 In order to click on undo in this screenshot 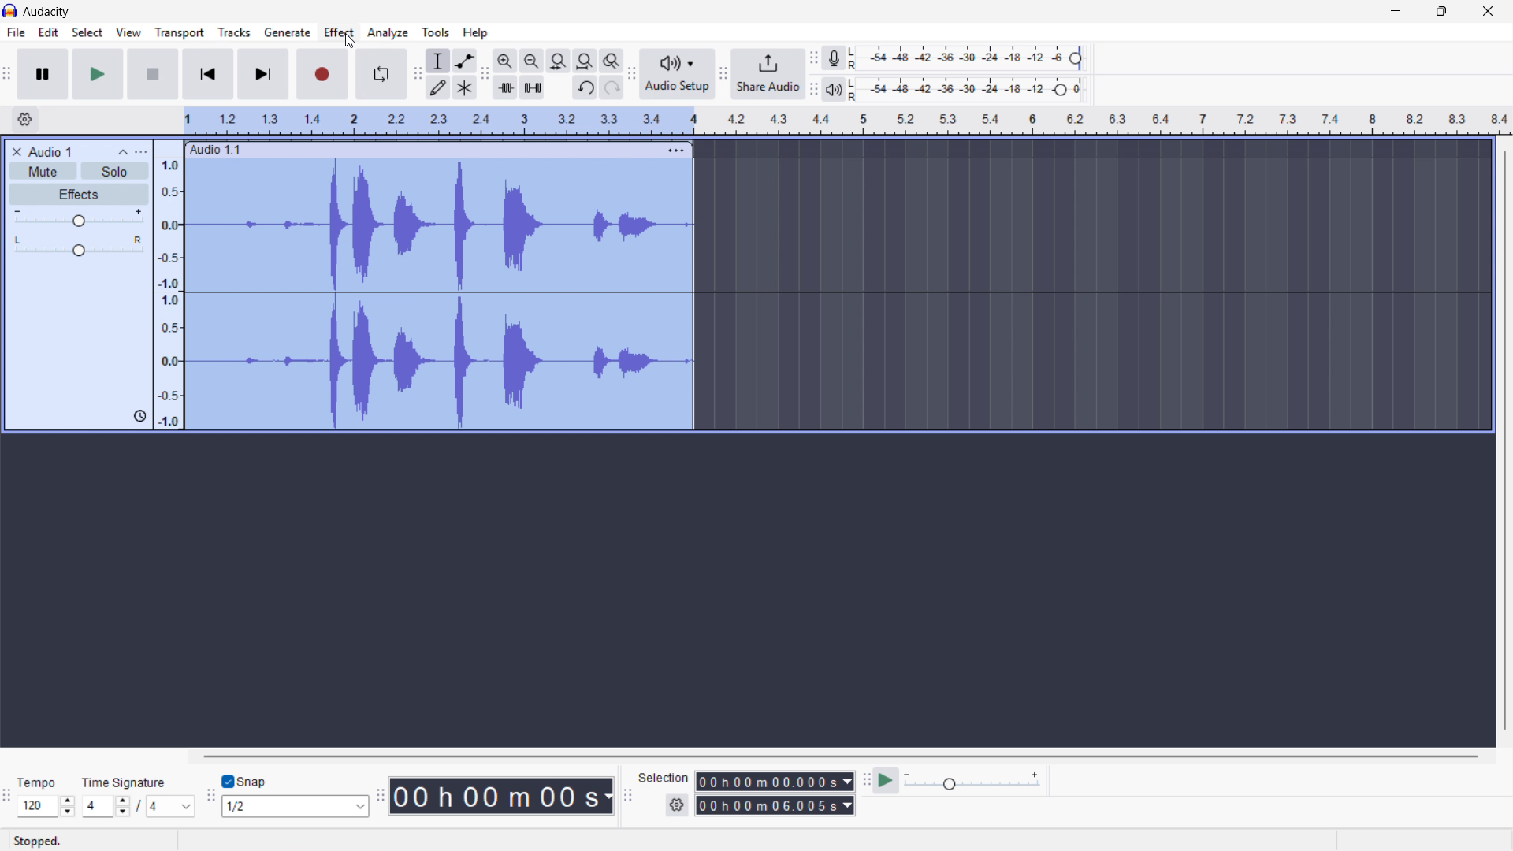, I will do `click(585, 88)`.